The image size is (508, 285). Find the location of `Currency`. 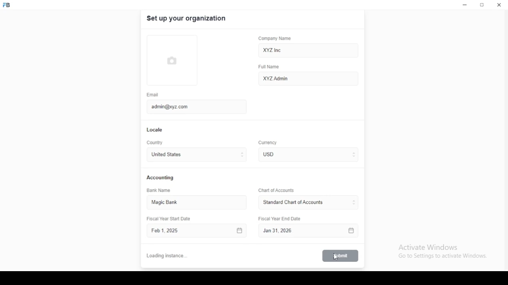

Currency is located at coordinates (268, 143).